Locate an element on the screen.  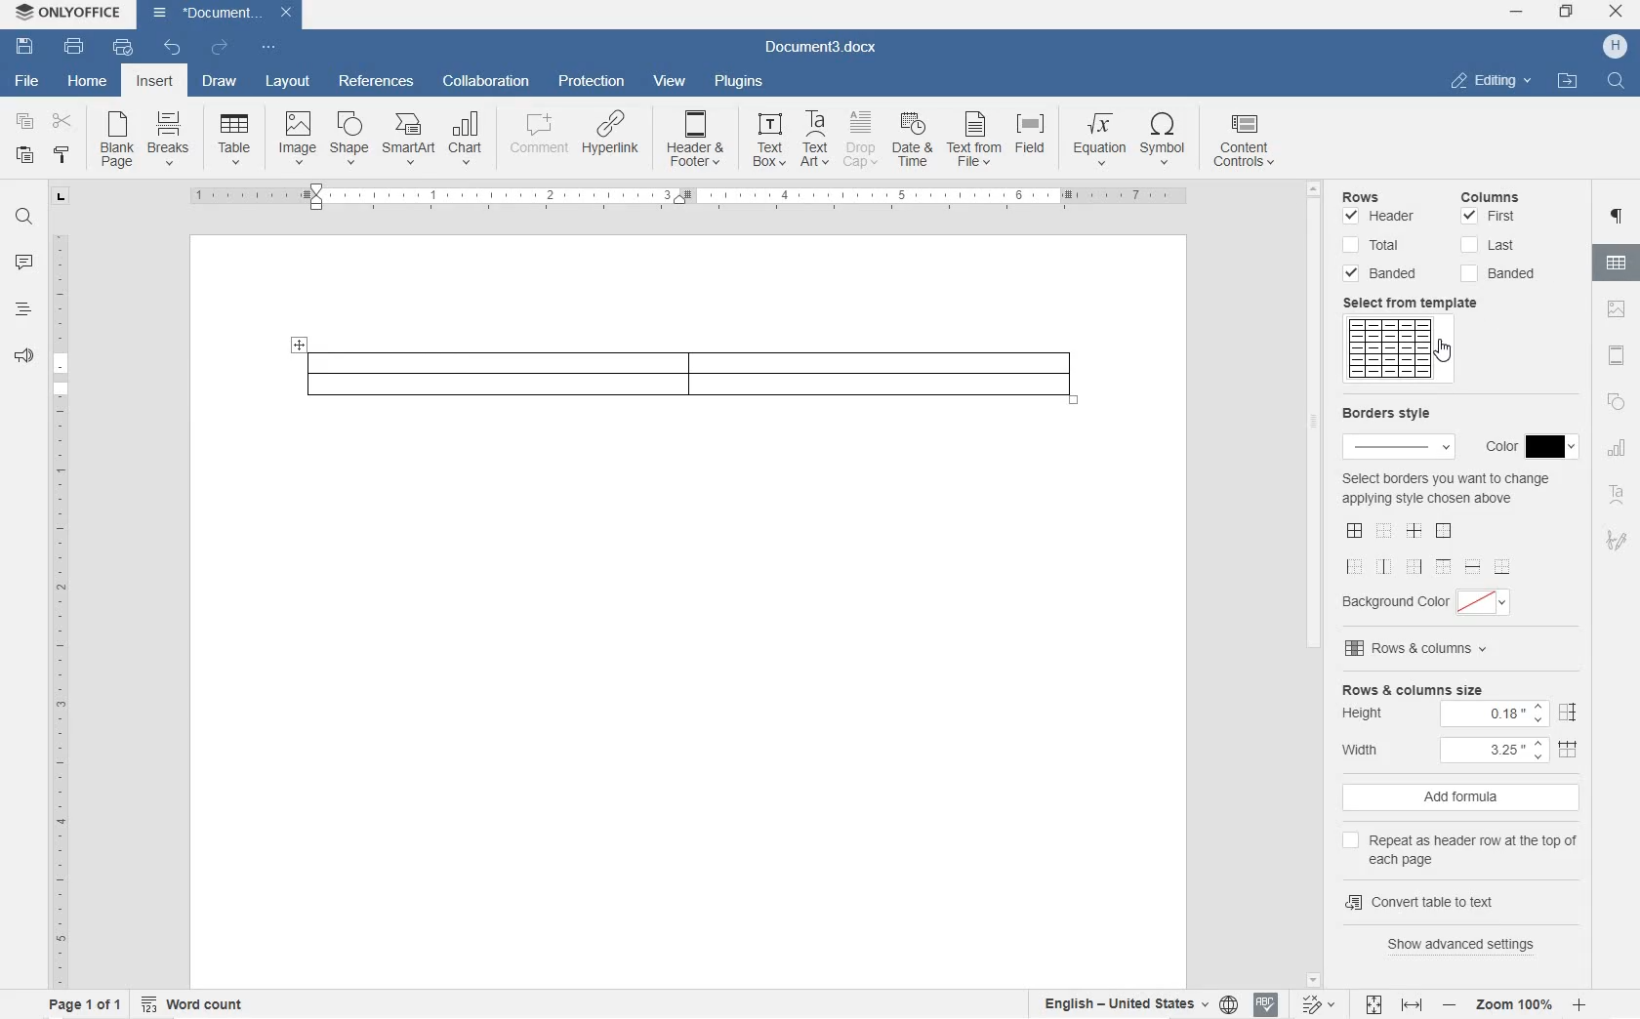
Document3.docx is located at coordinates (223, 13).